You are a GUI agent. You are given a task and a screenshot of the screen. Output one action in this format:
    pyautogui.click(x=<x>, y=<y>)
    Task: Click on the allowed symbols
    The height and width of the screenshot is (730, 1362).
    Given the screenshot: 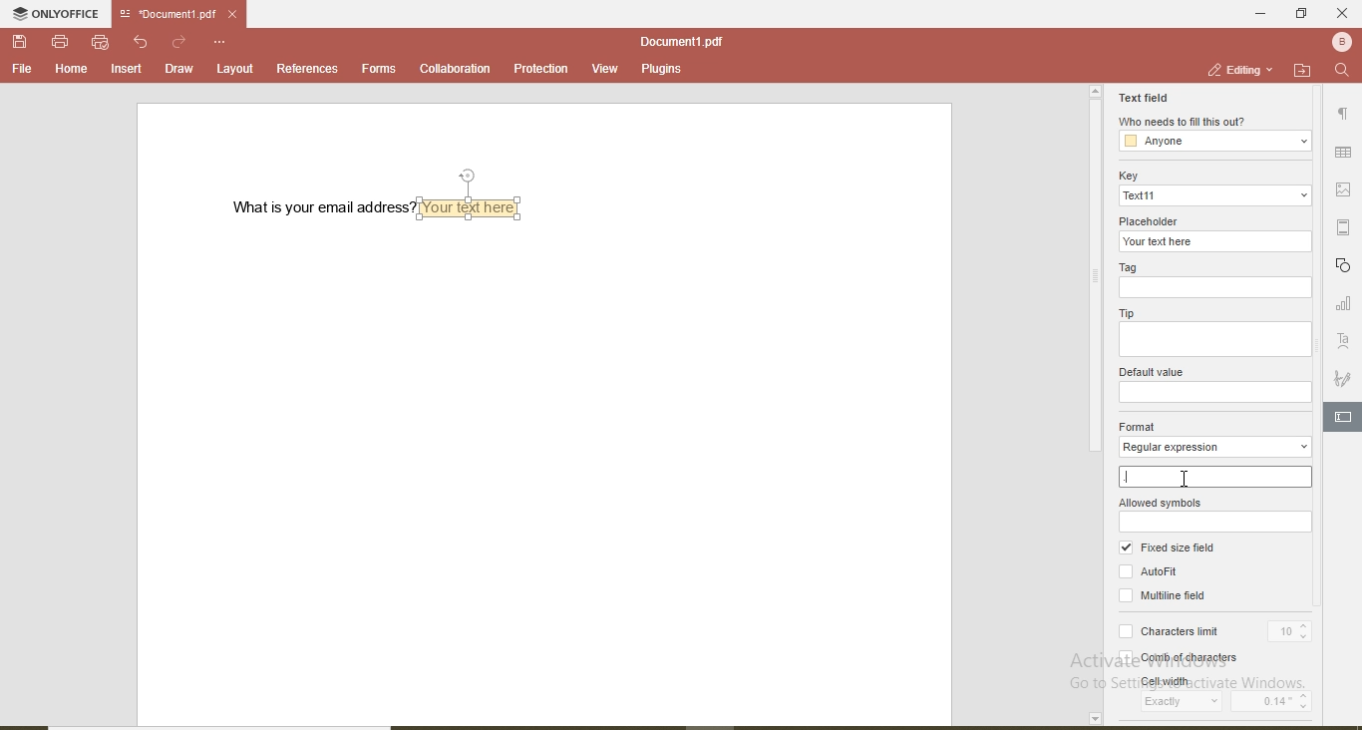 What is the action you would take?
    pyautogui.click(x=1162, y=501)
    